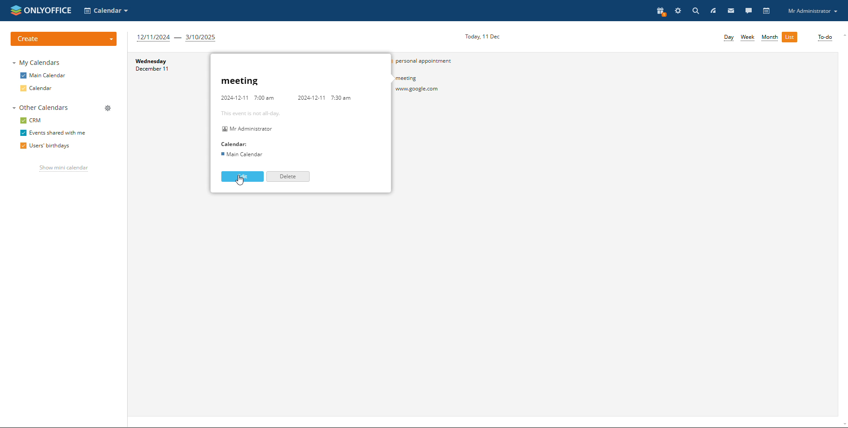 The width and height of the screenshot is (848, 428). Describe the element at coordinates (843, 425) in the screenshot. I see `scroll down` at that location.